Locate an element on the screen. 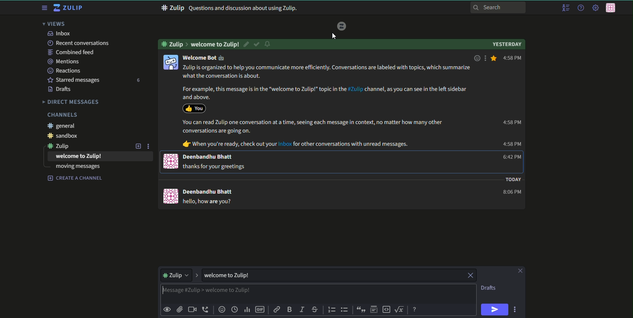 The width and height of the screenshot is (633, 318). create a channel is located at coordinates (75, 178).